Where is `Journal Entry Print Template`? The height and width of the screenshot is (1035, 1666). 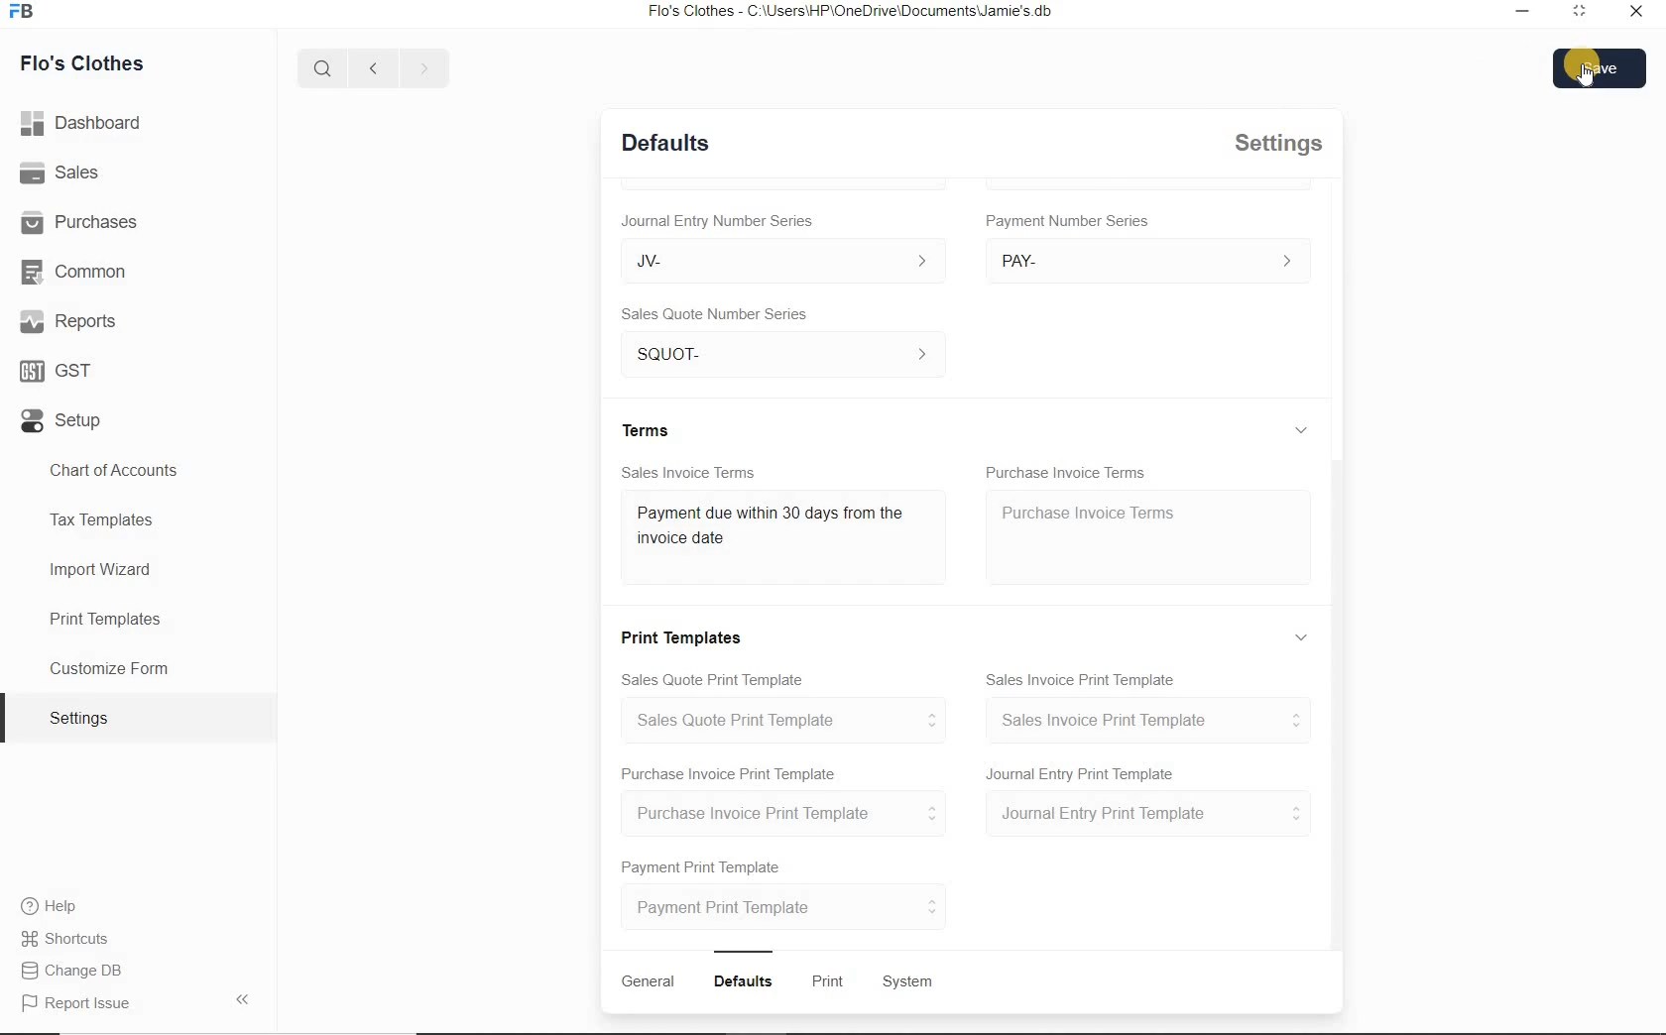
Journal Entry Print Template is located at coordinates (1079, 772).